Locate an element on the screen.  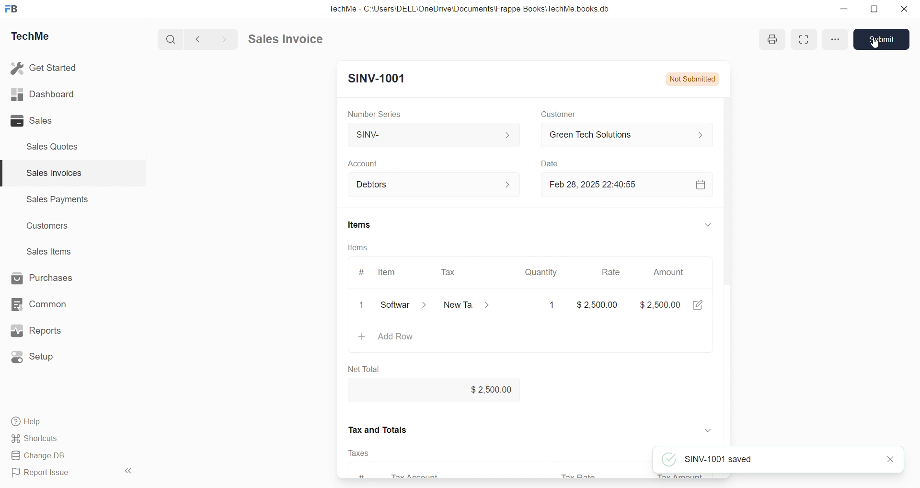
Items is located at coordinates (357, 247).